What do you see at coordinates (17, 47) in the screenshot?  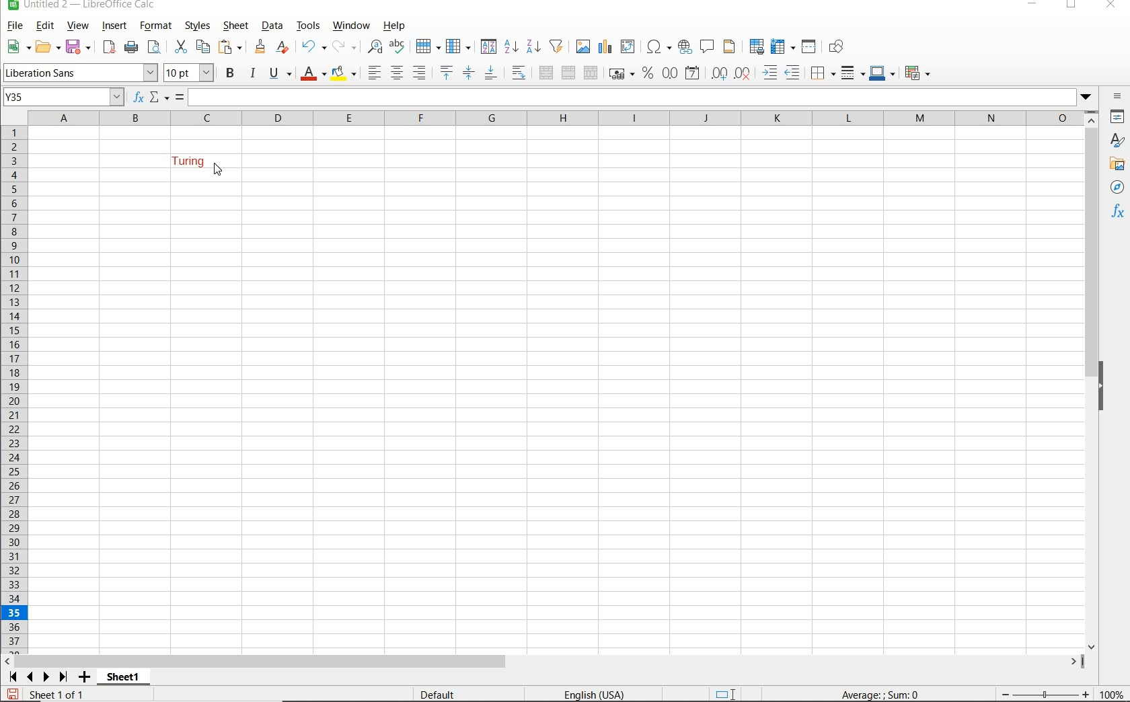 I see `NEW` at bounding box center [17, 47].